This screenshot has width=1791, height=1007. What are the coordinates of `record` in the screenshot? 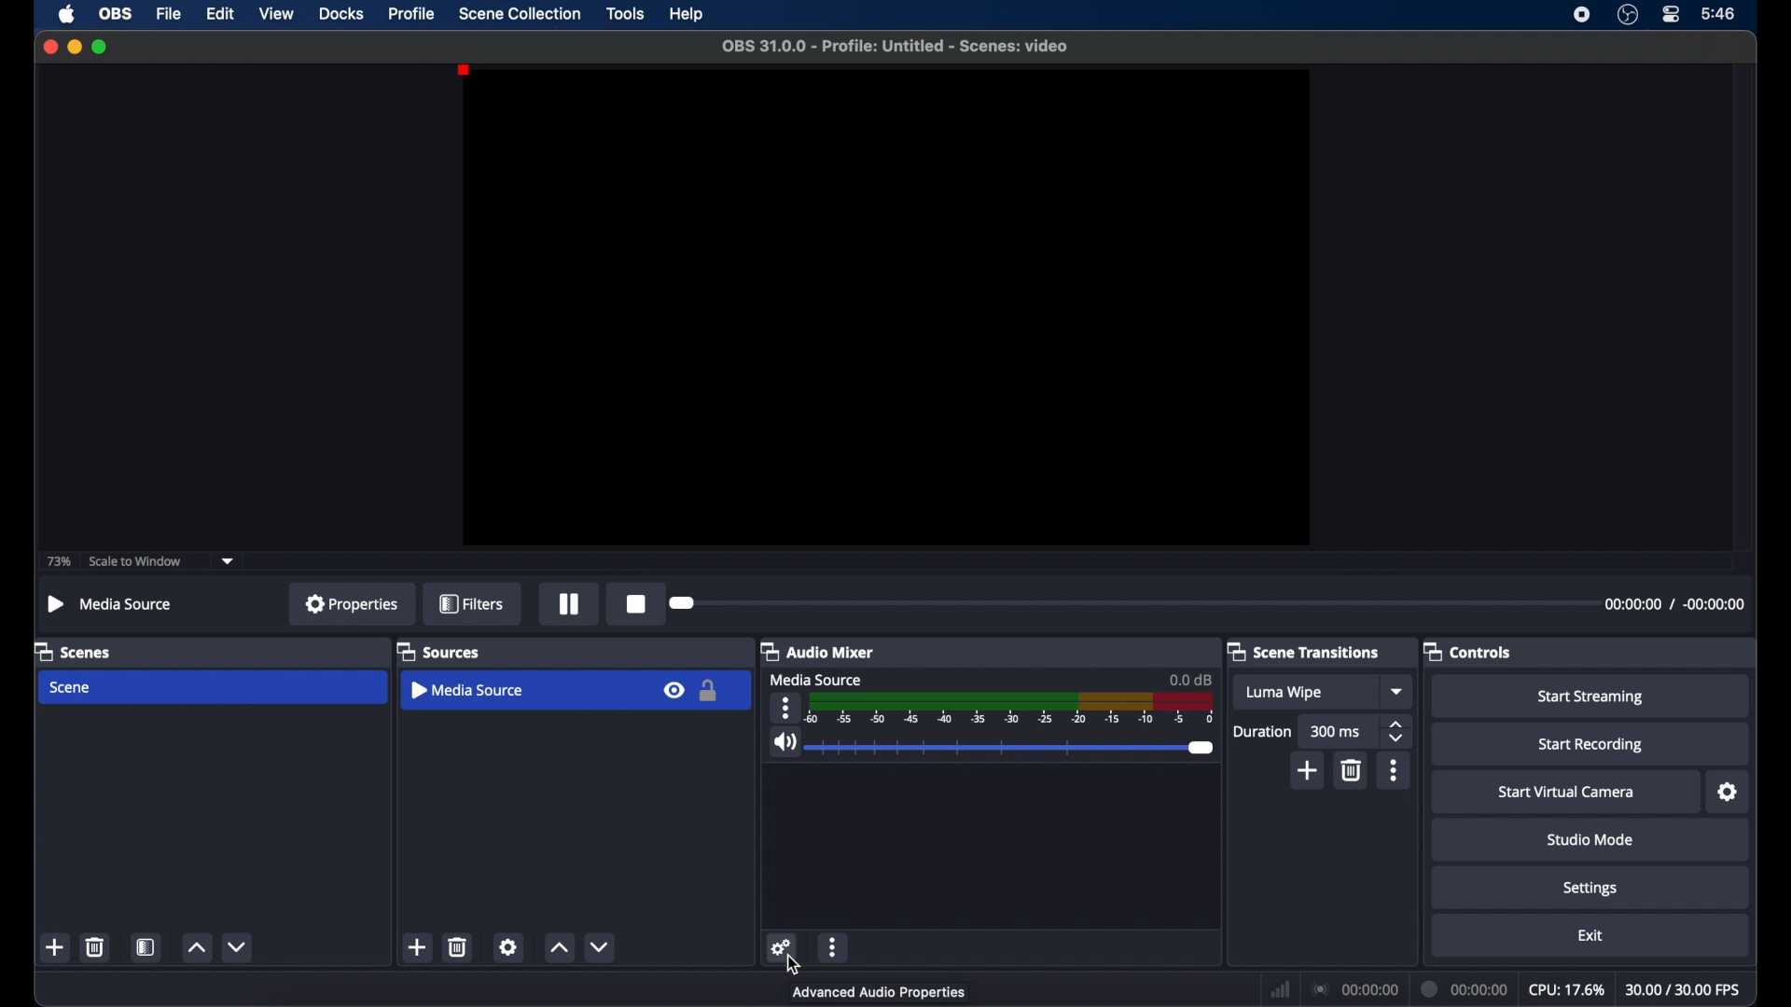 It's located at (637, 603).